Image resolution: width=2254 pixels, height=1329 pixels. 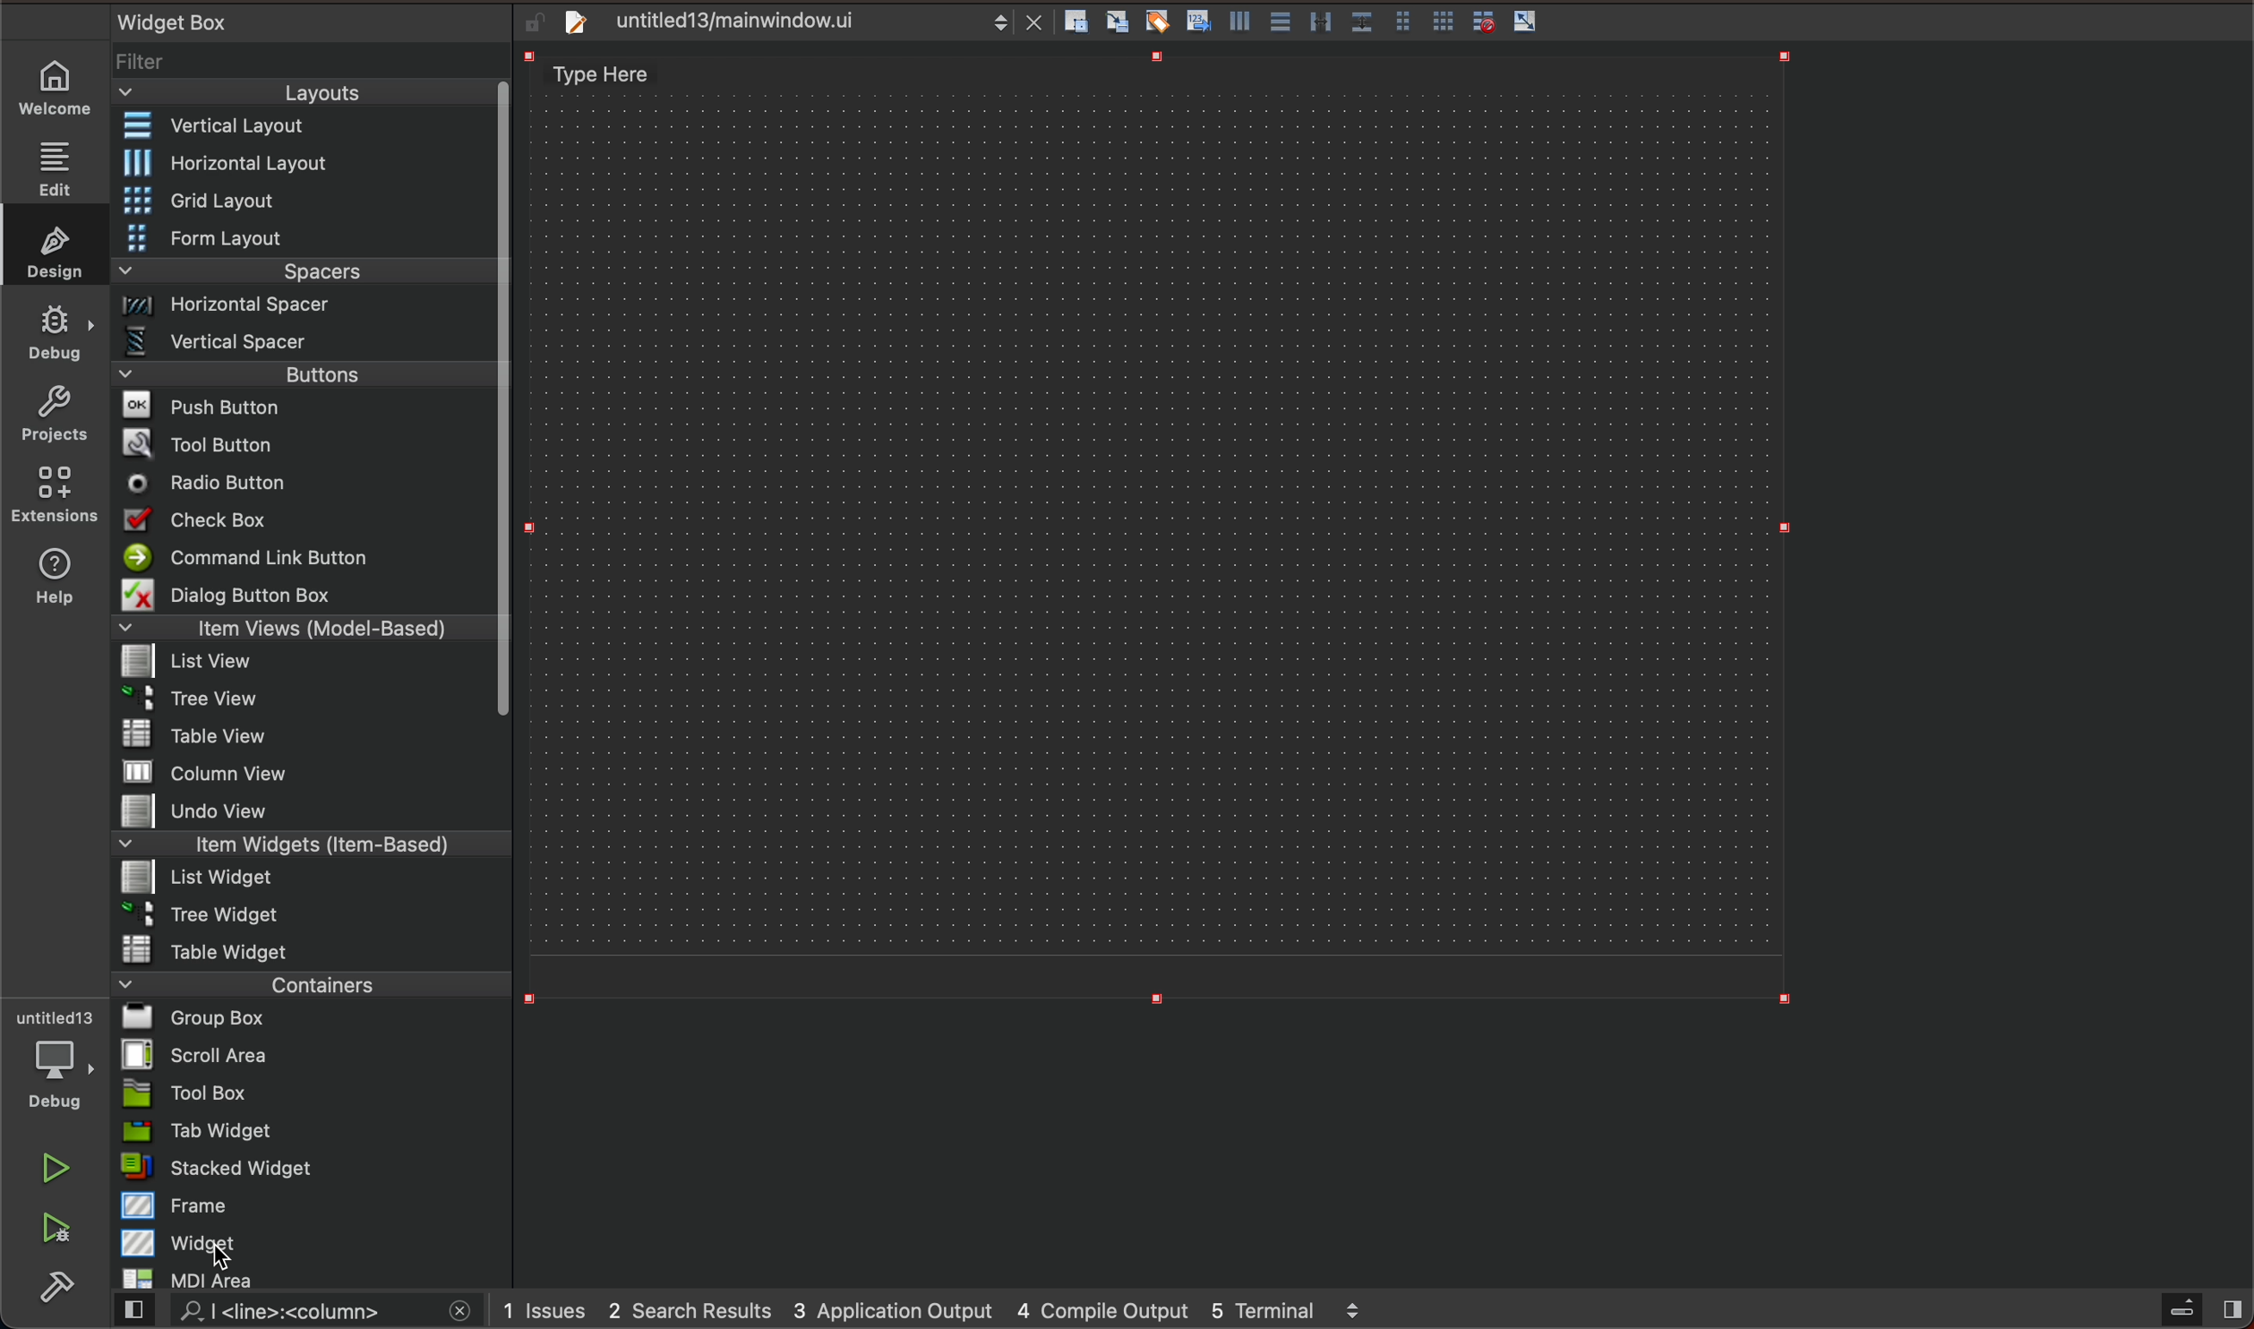 I want to click on vertical spacer, so click(x=304, y=341).